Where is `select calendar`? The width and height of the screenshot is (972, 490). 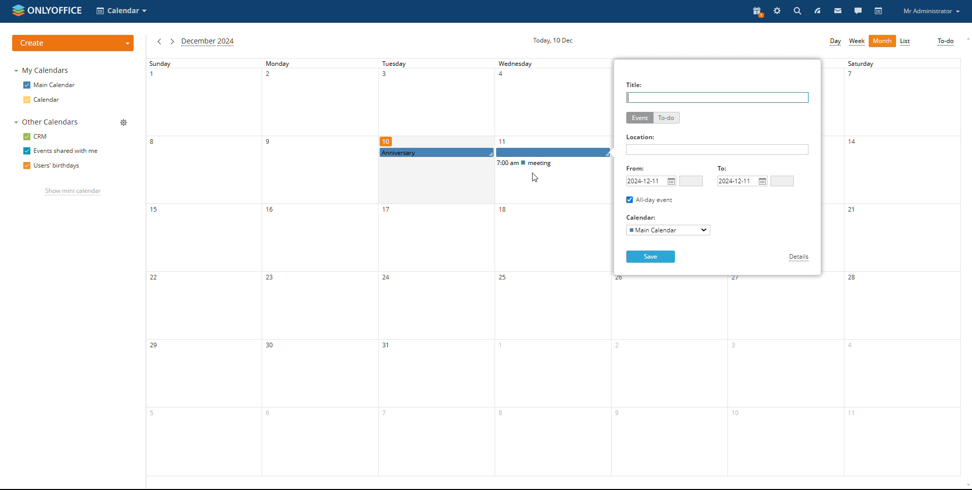
select calendar is located at coordinates (668, 230).